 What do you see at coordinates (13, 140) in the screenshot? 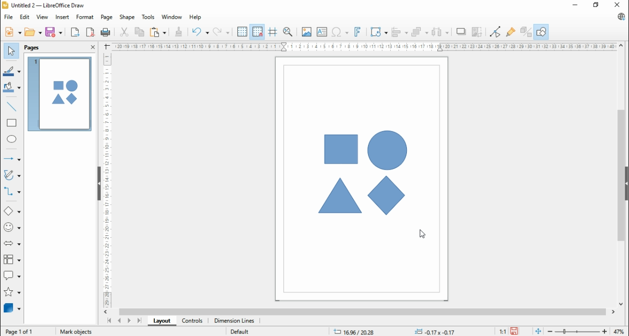
I see `ellipse` at bounding box center [13, 140].